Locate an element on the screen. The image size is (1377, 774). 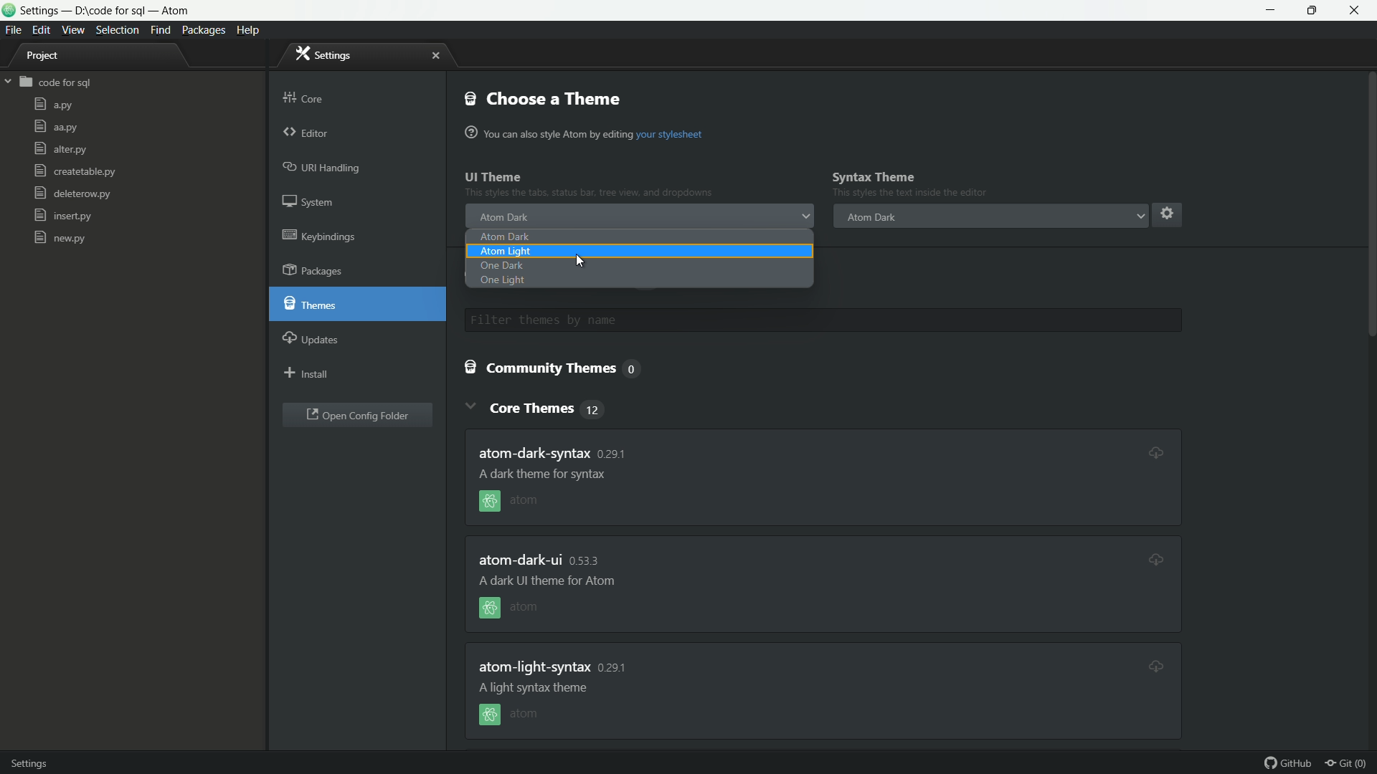
alter.py file is located at coordinates (59, 149).